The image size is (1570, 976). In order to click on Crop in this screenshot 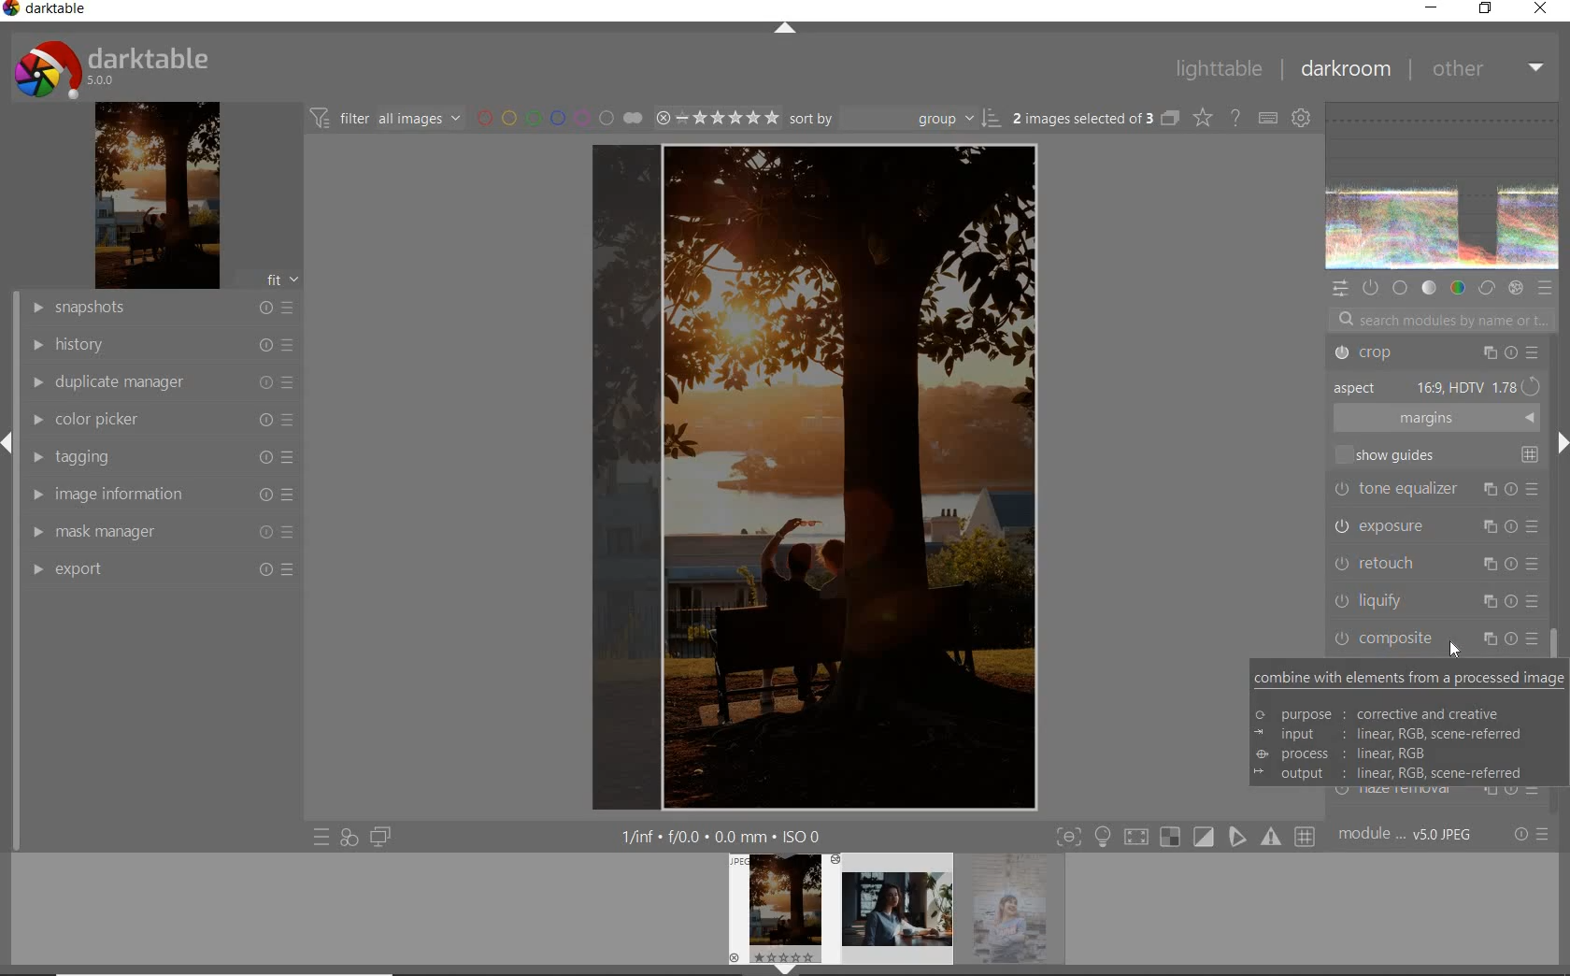, I will do `click(1436, 355)`.